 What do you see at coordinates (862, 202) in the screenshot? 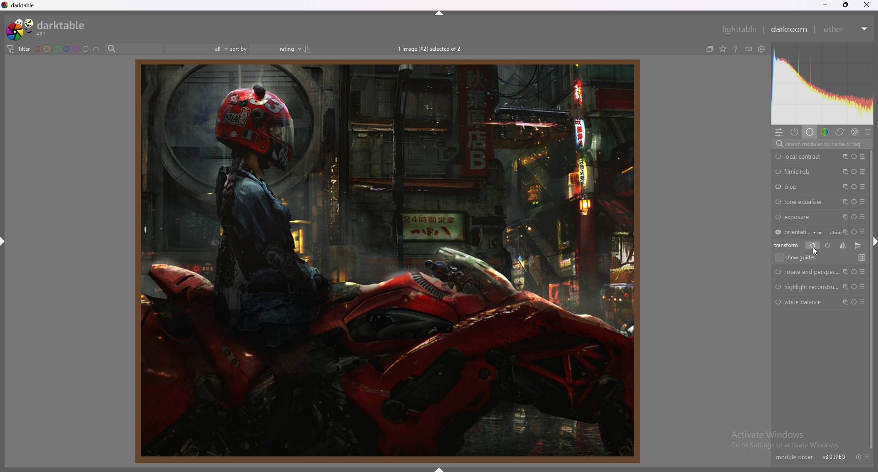
I see `presets` at bounding box center [862, 202].